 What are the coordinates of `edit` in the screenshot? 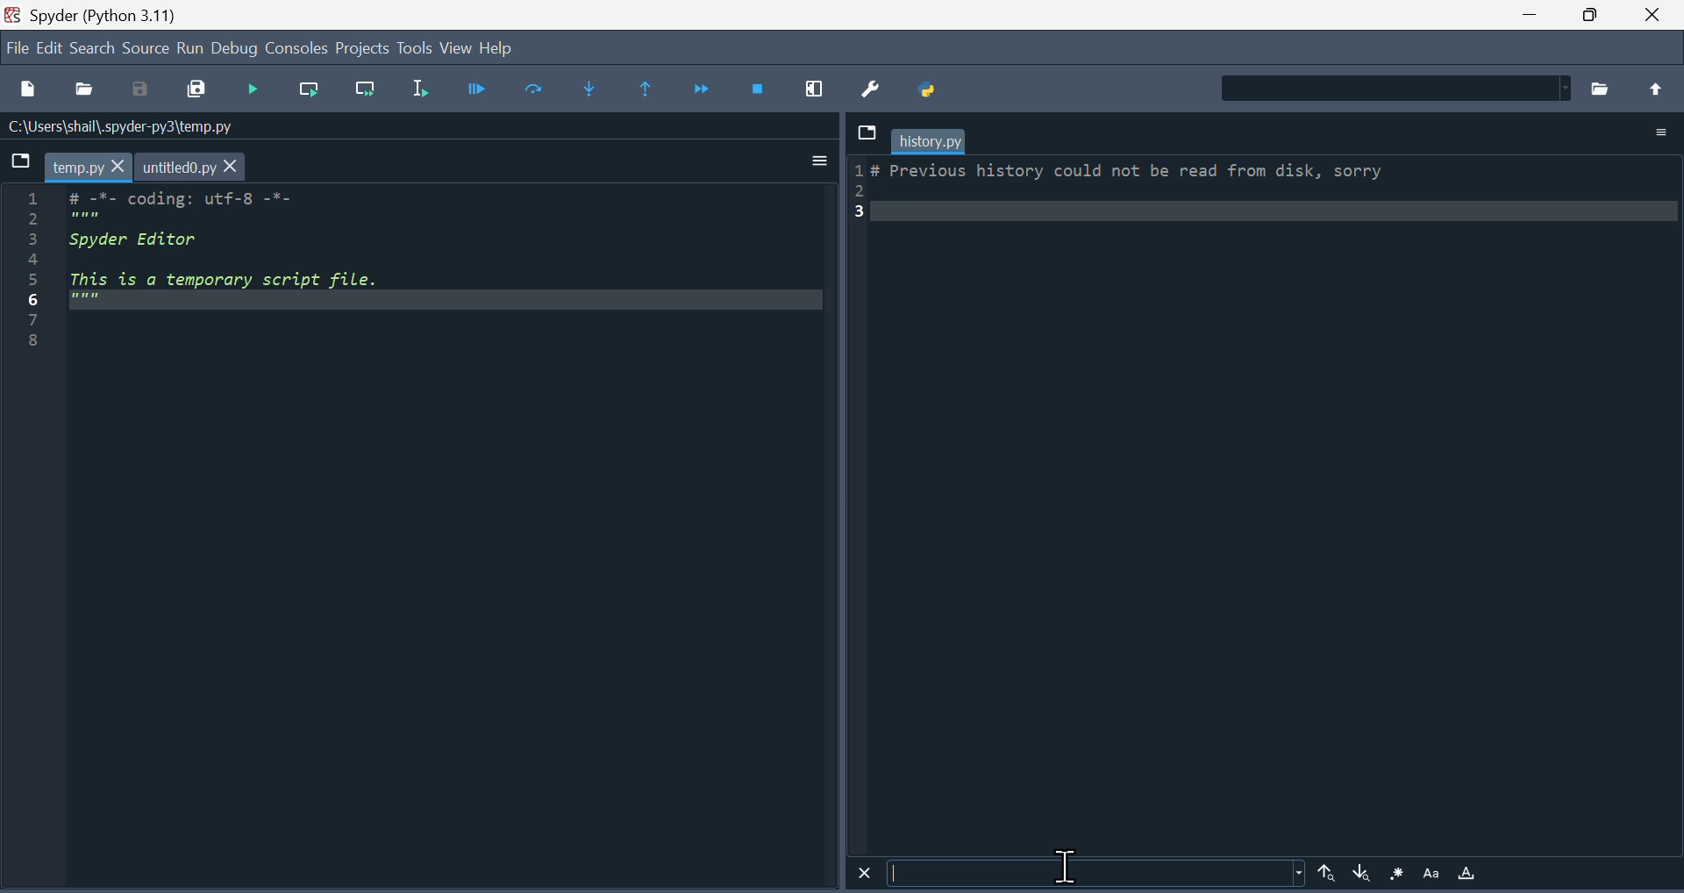 It's located at (49, 47).